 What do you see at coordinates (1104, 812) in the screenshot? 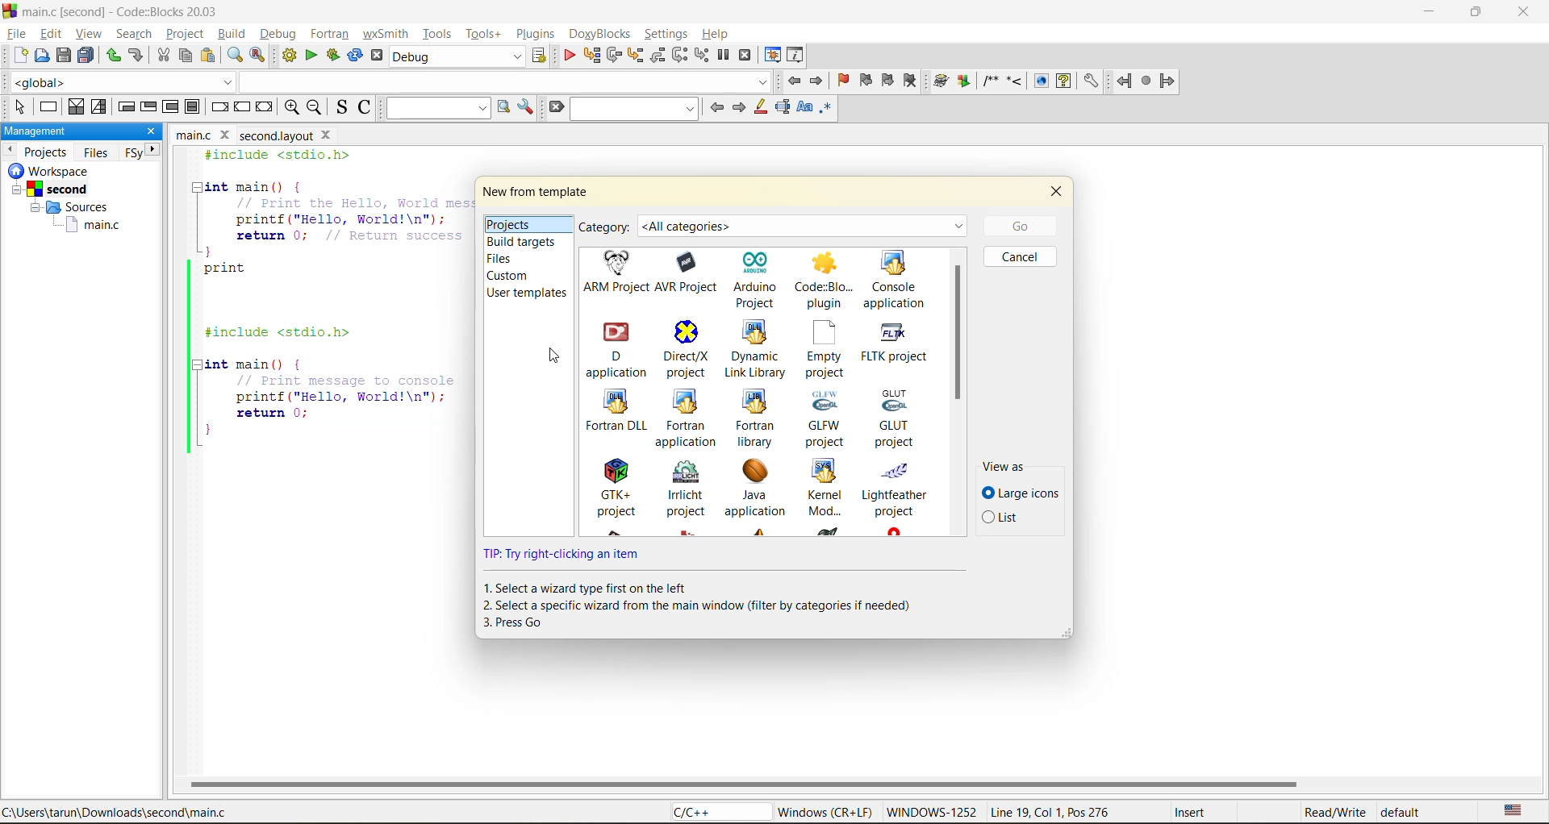
I see `metadata` at bounding box center [1104, 812].